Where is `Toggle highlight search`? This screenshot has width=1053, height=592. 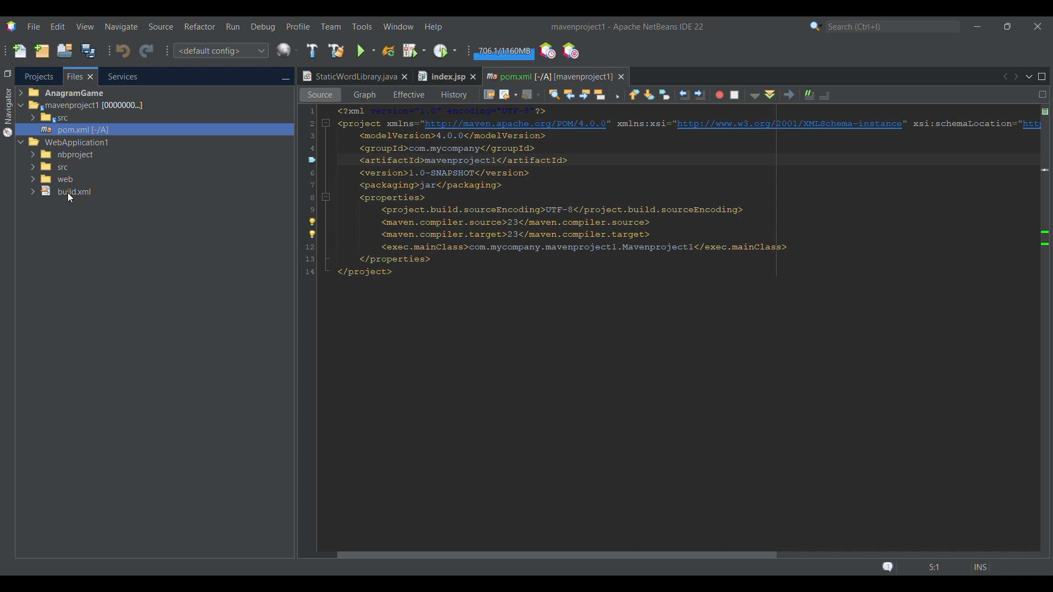 Toggle highlight search is located at coordinates (601, 94).